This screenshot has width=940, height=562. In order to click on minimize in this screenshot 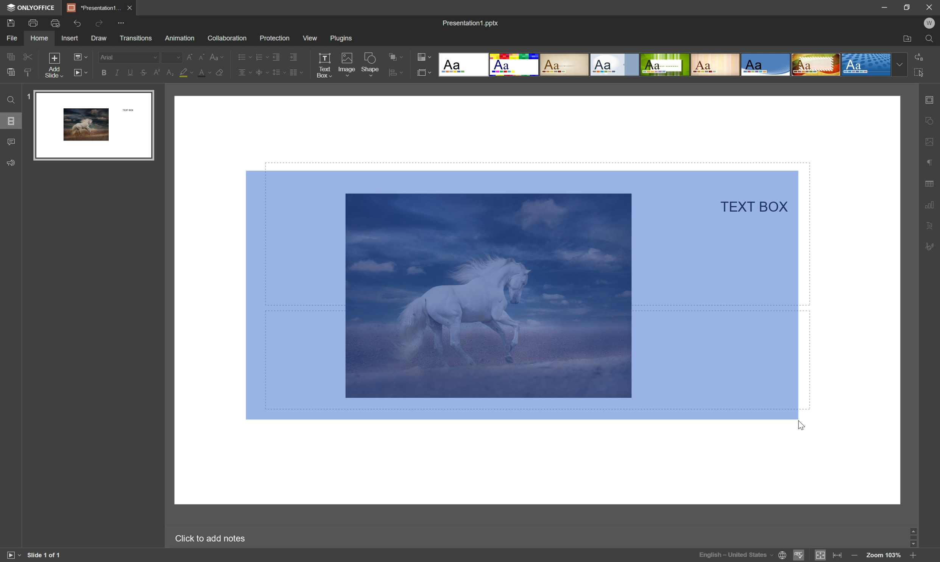, I will do `click(883, 6)`.